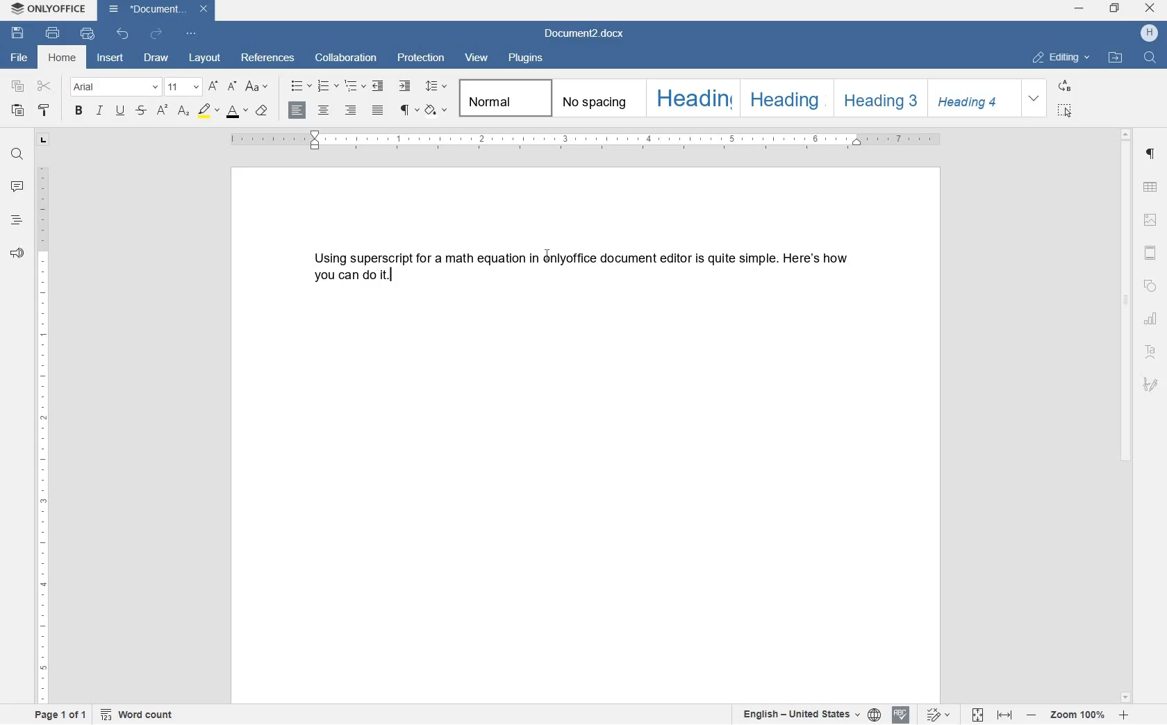  What do you see at coordinates (404, 86) in the screenshot?
I see `increase indent` at bounding box center [404, 86].